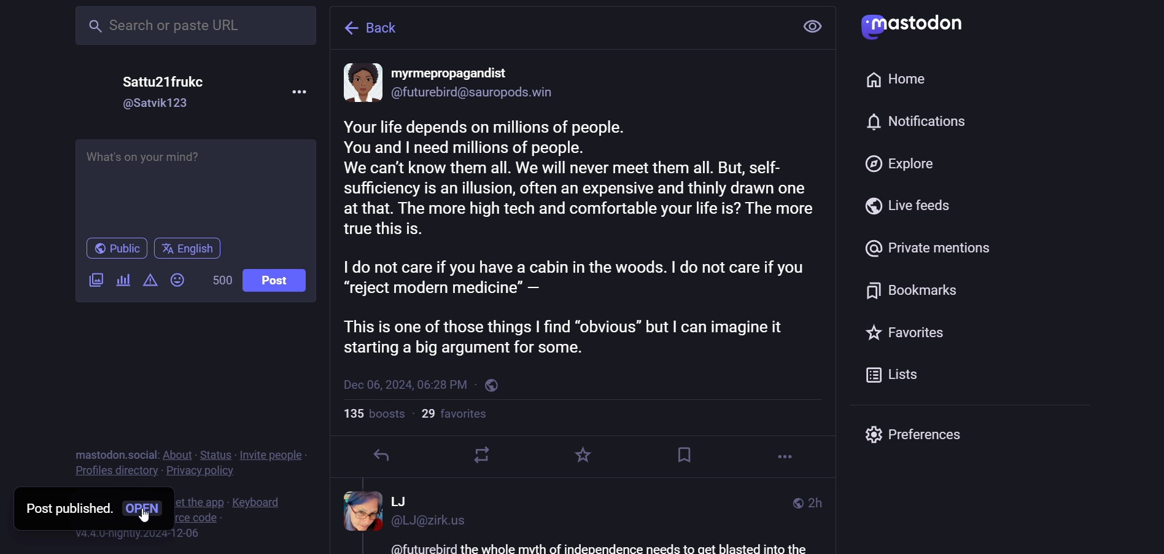  What do you see at coordinates (217, 279) in the screenshot?
I see `words left` at bounding box center [217, 279].